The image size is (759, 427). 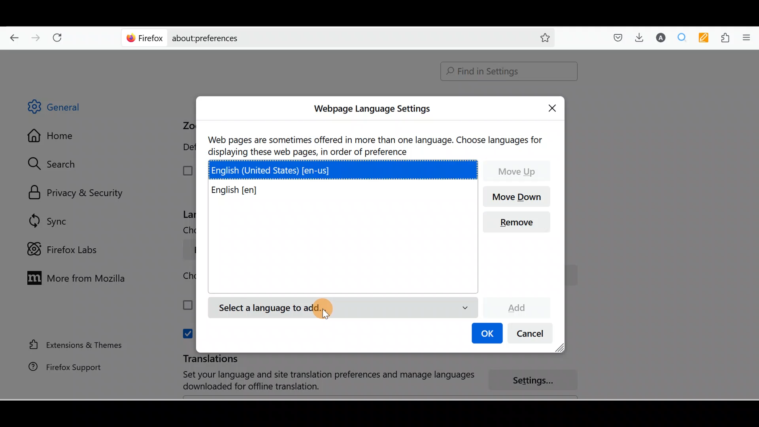 What do you see at coordinates (57, 138) in the screenshot?
I see `Home` at bounding box center [57, 138].